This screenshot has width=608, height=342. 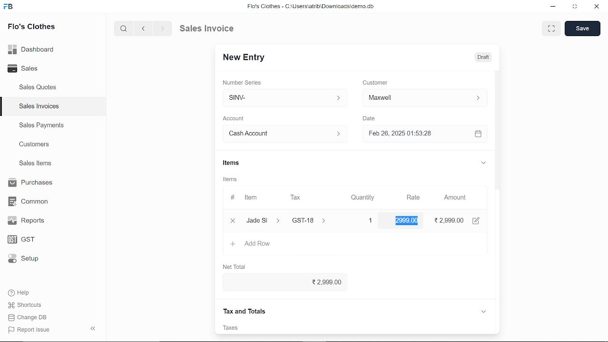 I want to click on Sales, so click(x=33, y=69).